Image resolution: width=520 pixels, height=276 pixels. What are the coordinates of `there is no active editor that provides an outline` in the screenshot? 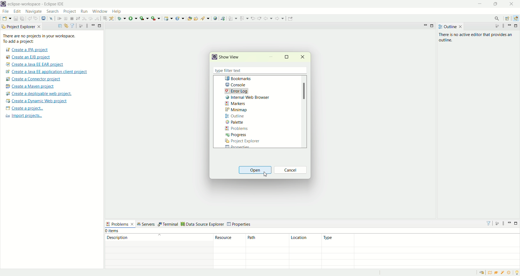 It's located at (478, 37).